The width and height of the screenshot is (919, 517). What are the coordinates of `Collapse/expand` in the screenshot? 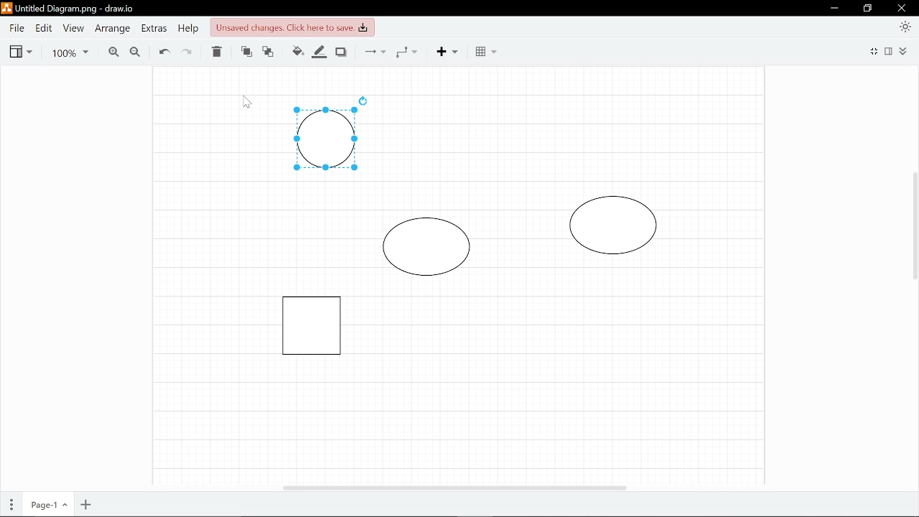 It's located at (905, 51).